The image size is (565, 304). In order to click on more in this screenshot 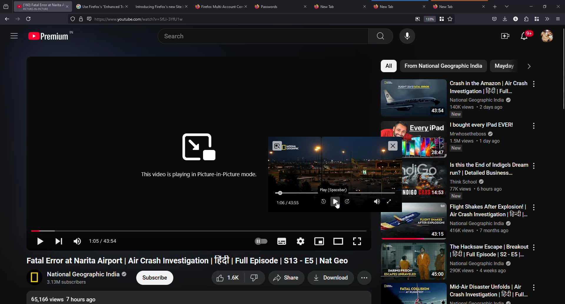, I will do `click(534, 247)`.